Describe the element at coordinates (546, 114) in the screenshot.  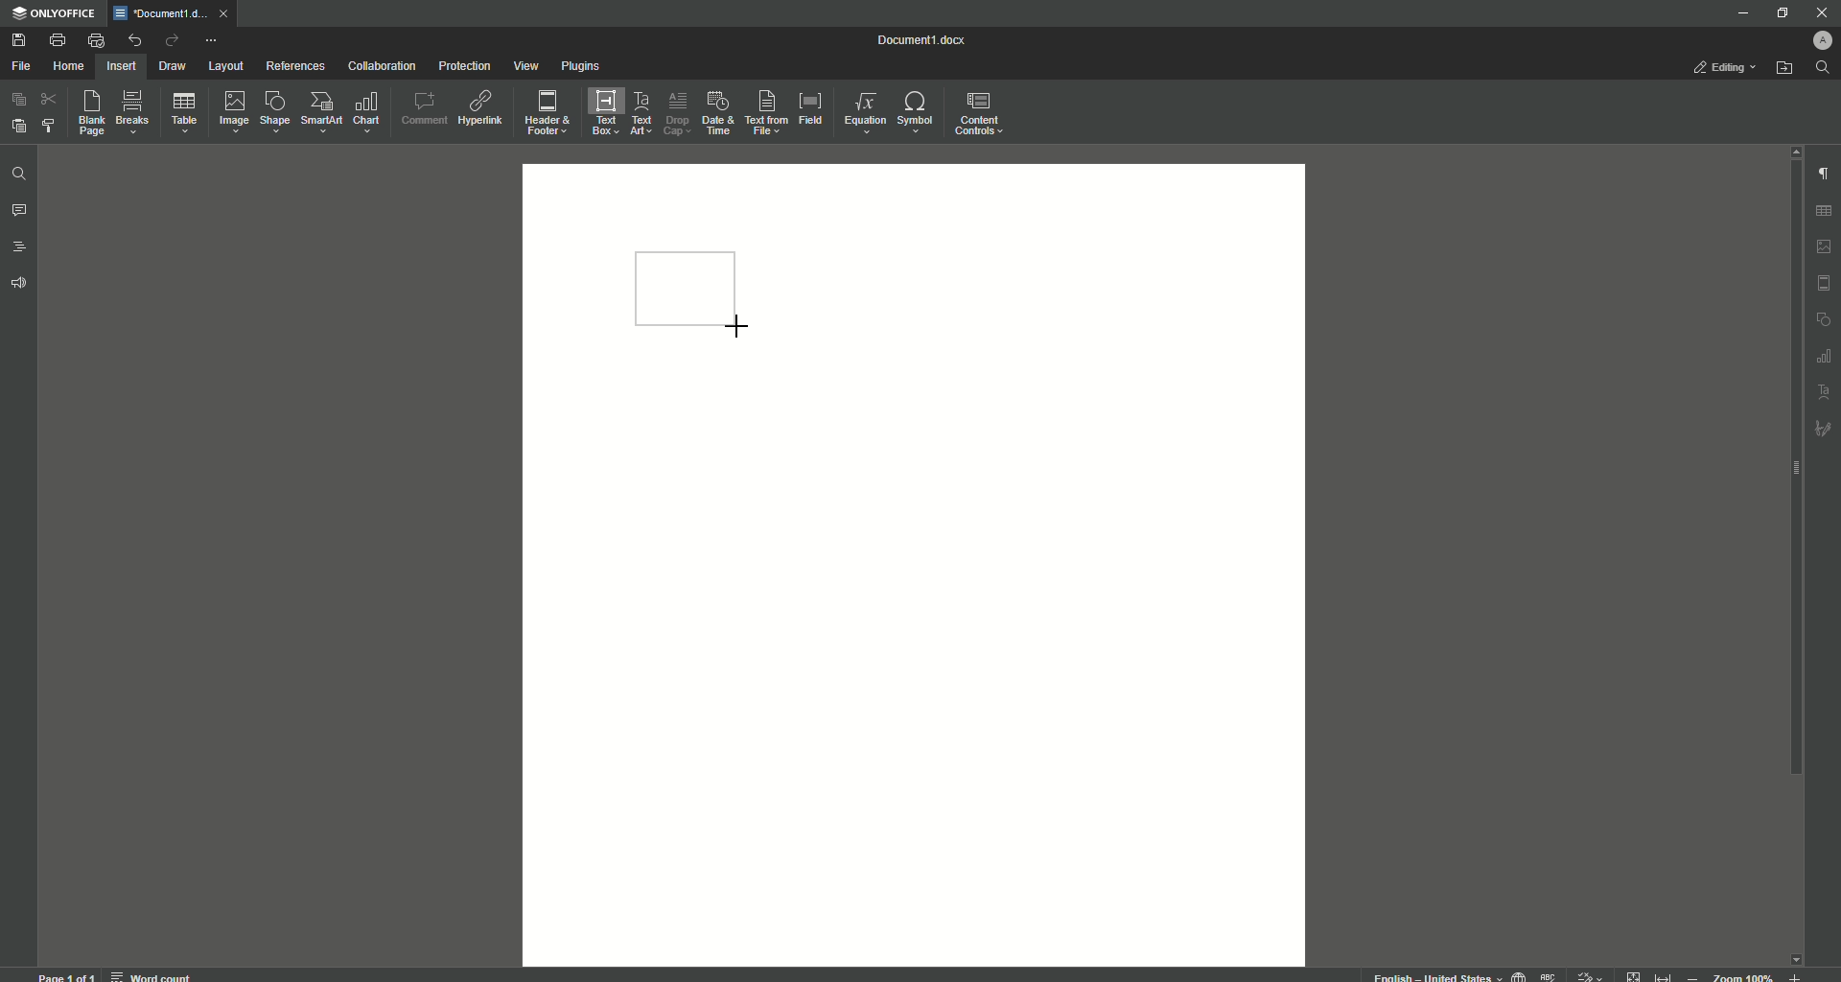
I see `Header and Footer` at that location.